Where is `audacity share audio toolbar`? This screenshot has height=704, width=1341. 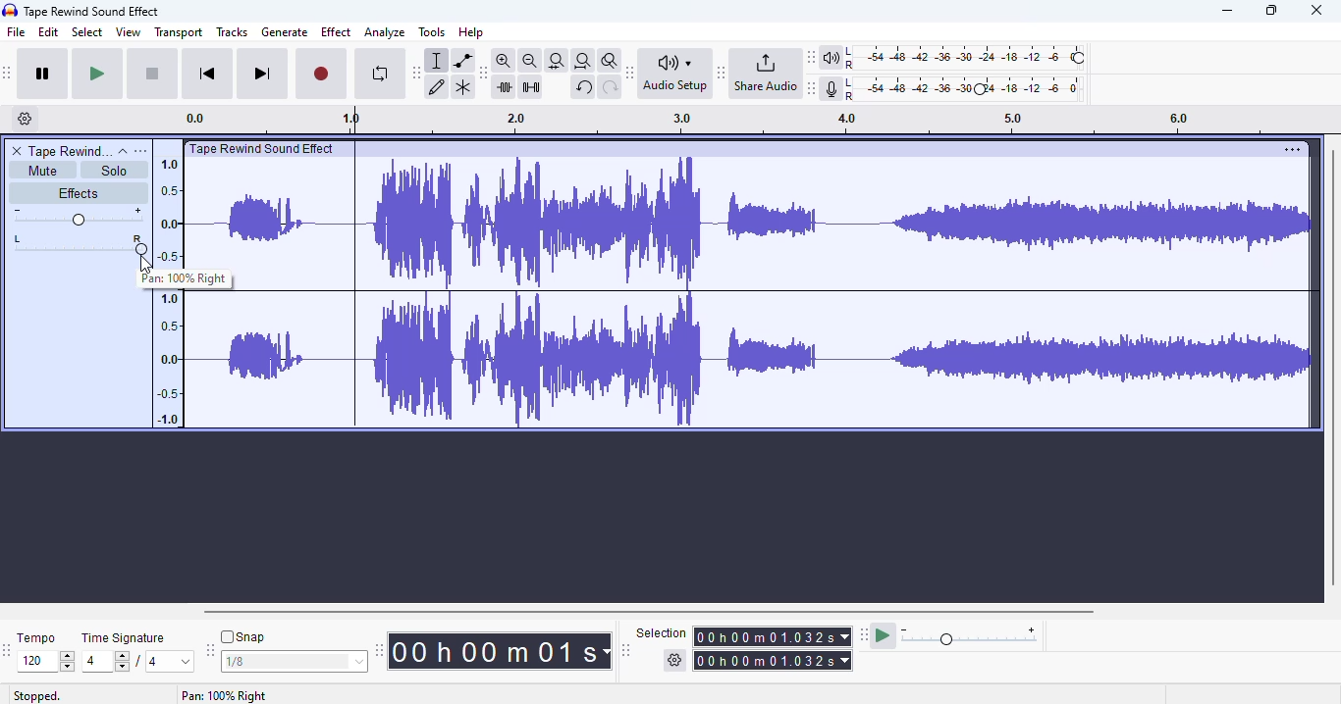
audacity share audio toolbar is located at coordinates (722, 72).